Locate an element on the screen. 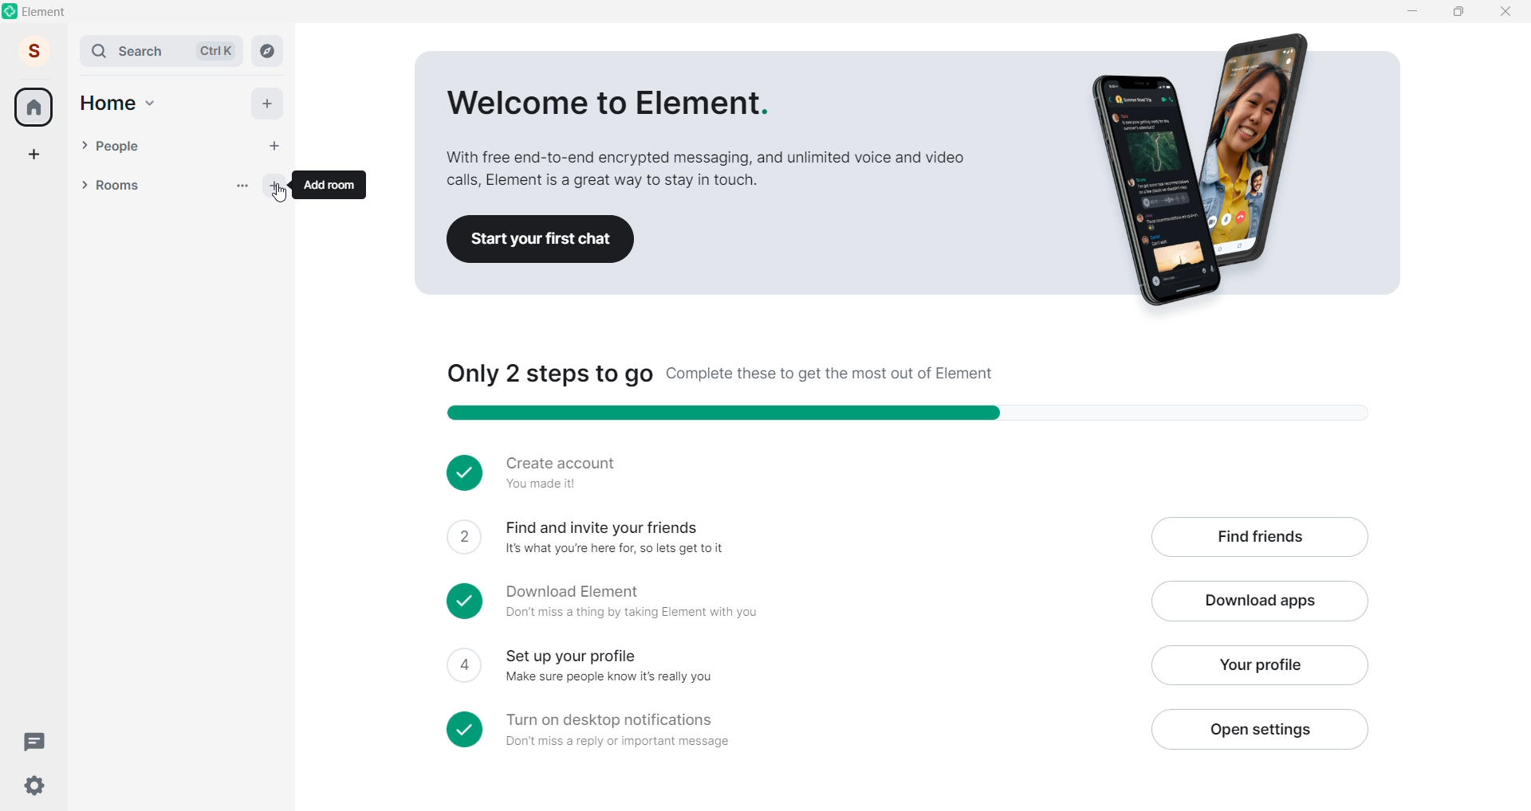 The width and height of the screenshot is (1531, 811). Only 2 steps to gO Complete these to get the most out of Element is located at coordinates (721, 374).